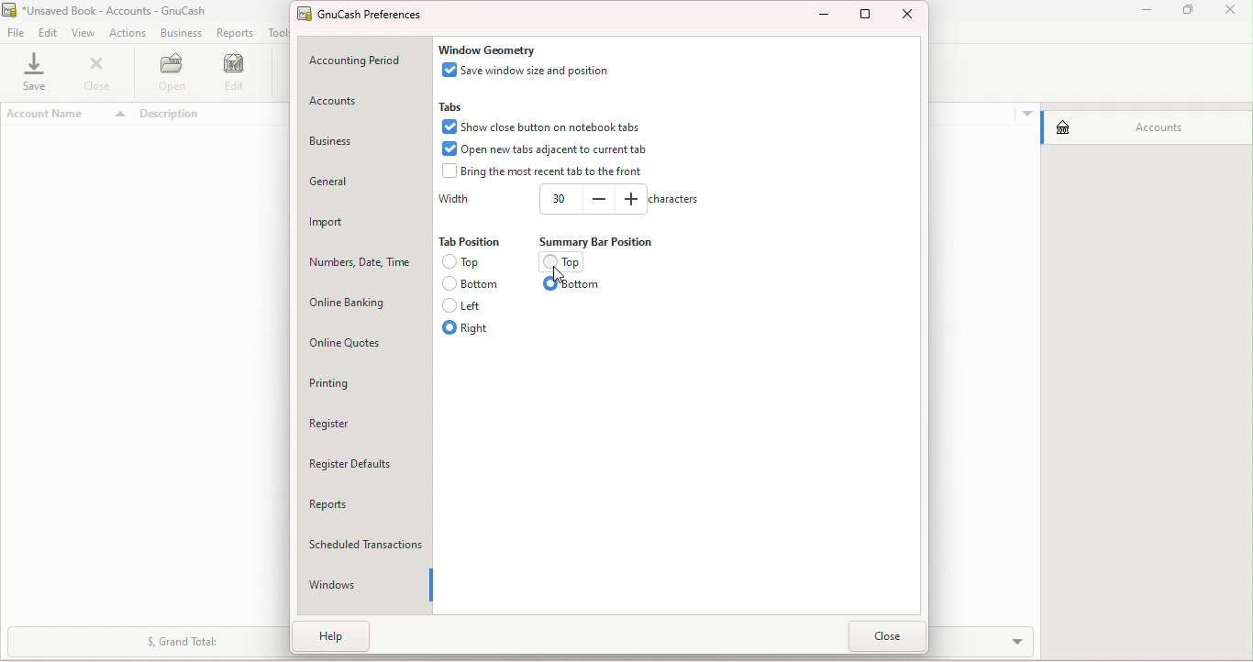  Describe the element at coordinates (555, 276) in the screenshot. I see `Cursor` at that location.